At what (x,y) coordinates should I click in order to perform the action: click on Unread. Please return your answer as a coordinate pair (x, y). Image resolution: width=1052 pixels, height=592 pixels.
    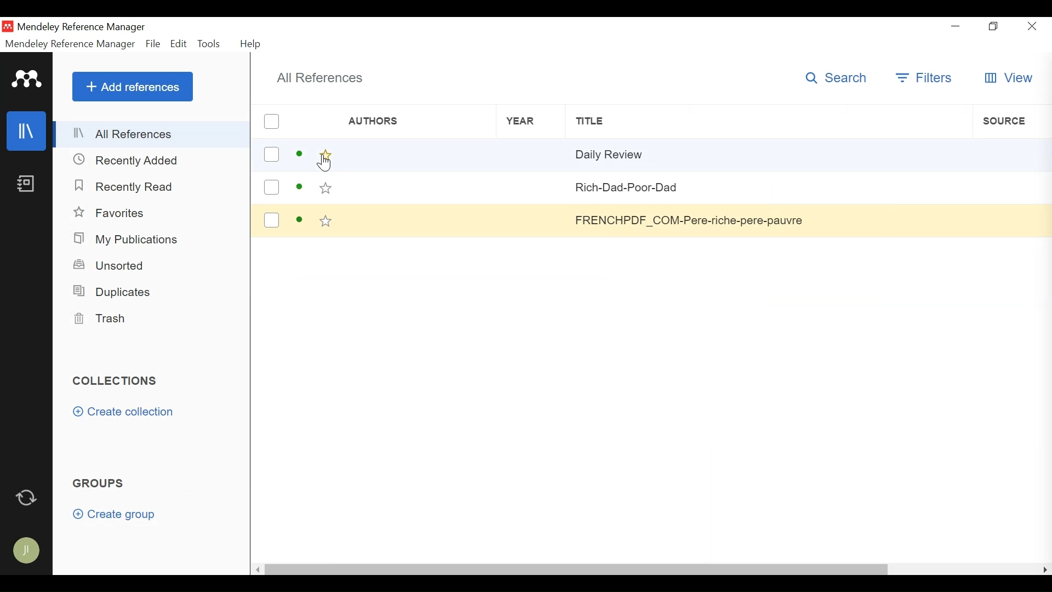
    Looking at the image, I should click on (299, 220).